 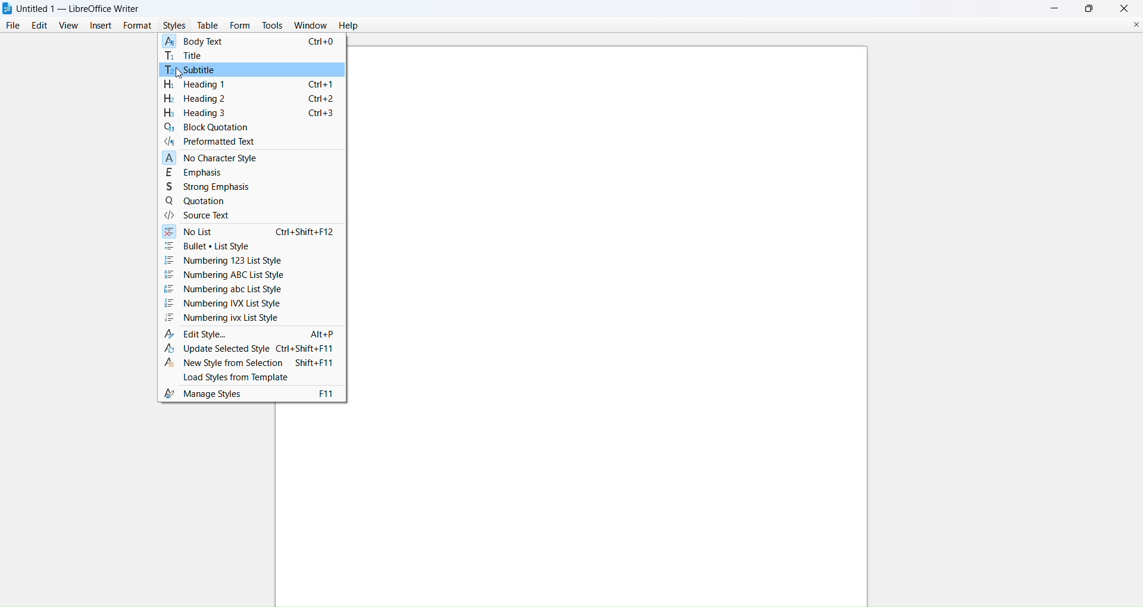 What do you see at coordinates (248, 99) in the screenshot?
I see `heading 2      Ctrl+2` at bounding box center [248, 99].